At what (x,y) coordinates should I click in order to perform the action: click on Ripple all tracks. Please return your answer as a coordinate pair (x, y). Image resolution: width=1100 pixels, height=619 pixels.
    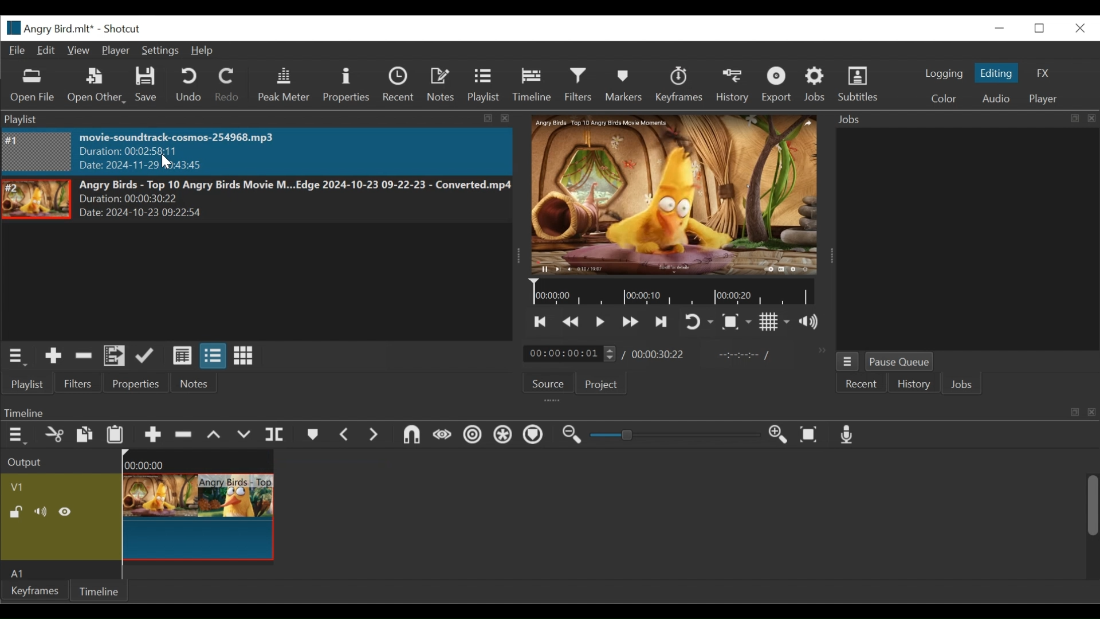
    Looking at the image, I should click on (504, 437).